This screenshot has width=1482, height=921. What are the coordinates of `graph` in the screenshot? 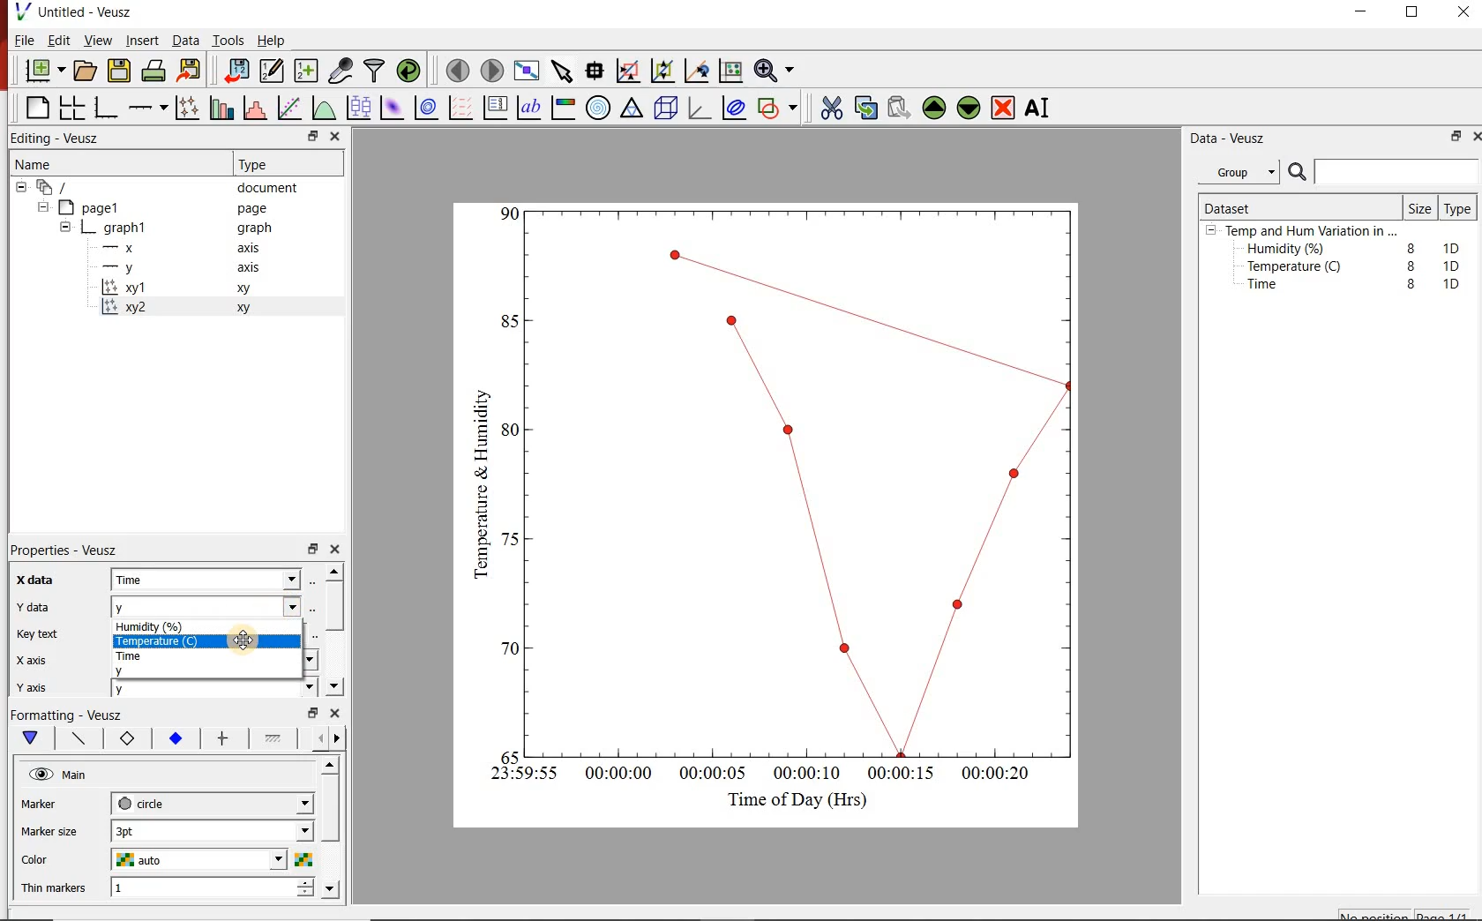 It's located at (254, 229).